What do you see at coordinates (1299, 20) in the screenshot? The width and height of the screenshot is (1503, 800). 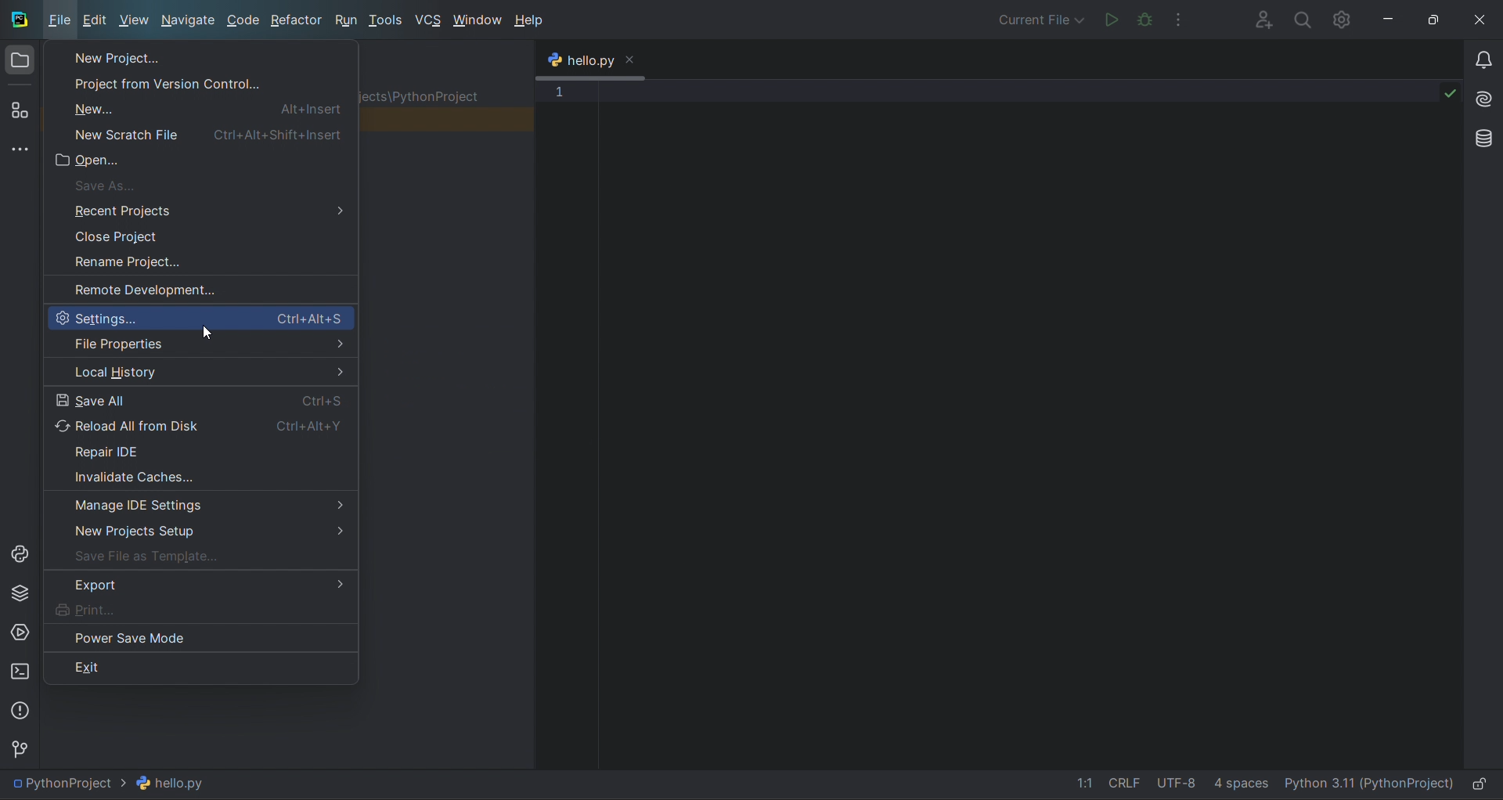 I see `search` at bounding box center [1299, 20].